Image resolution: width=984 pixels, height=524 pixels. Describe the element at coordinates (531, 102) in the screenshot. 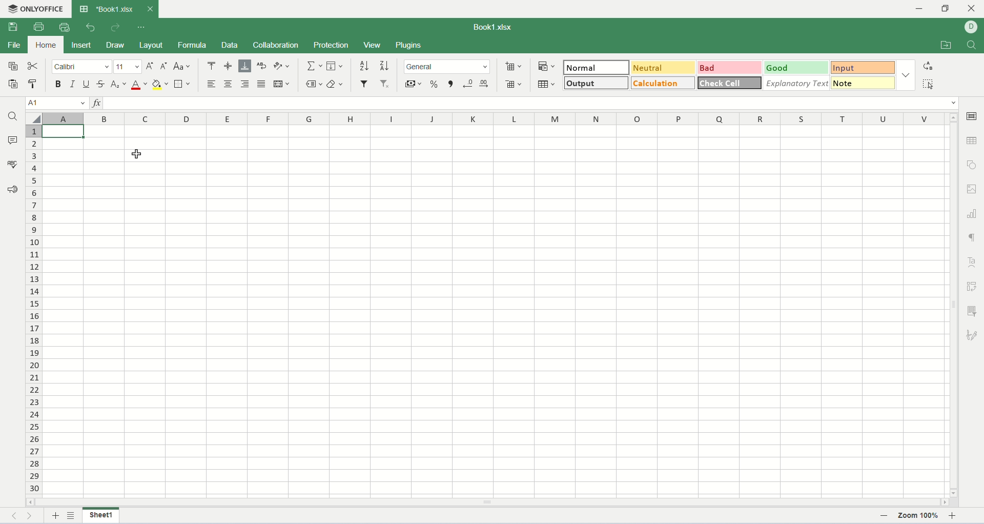

I see `input line` at that location.